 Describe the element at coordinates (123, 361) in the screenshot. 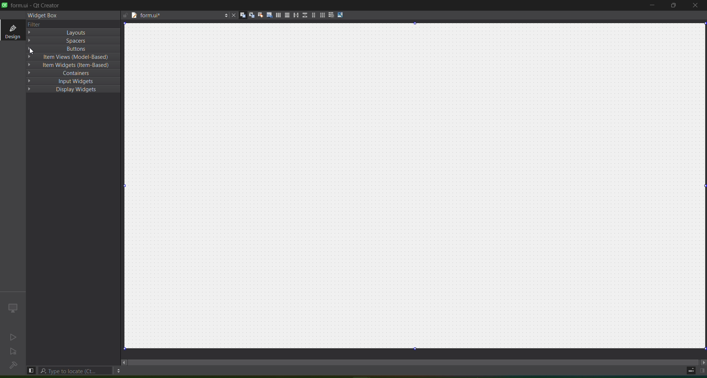

I see `move left` at that location.